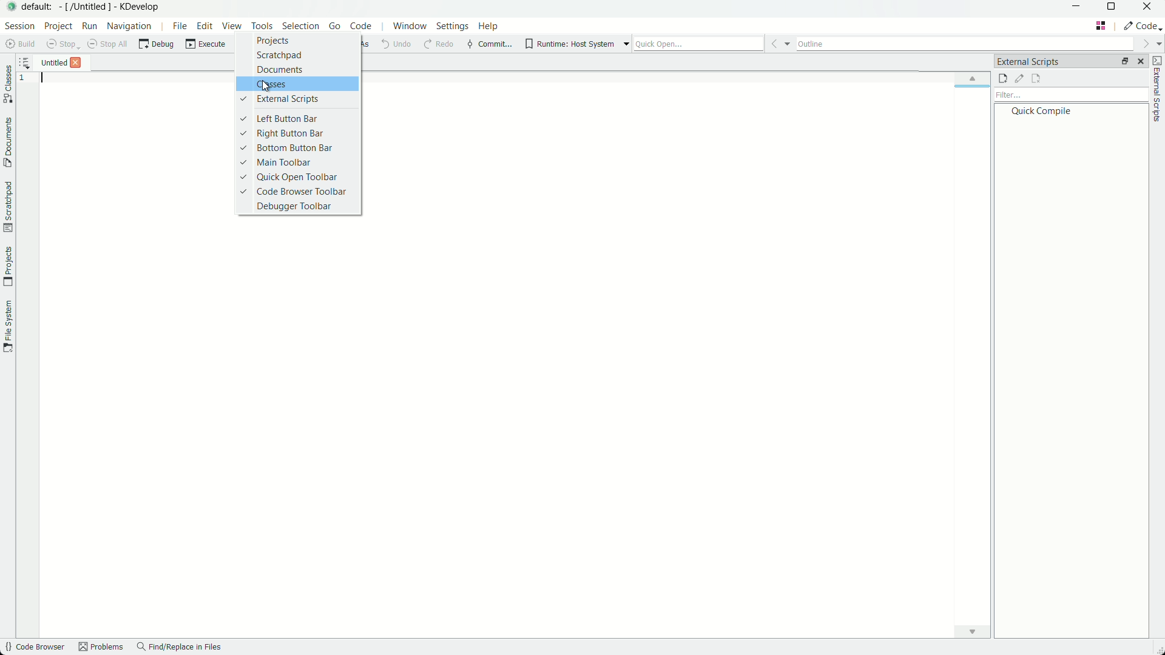 The height and width of the screenshot is (655, 1165). Describe the element at coordinates (269, 87) in the screenshot. I see `cursor` at that location.